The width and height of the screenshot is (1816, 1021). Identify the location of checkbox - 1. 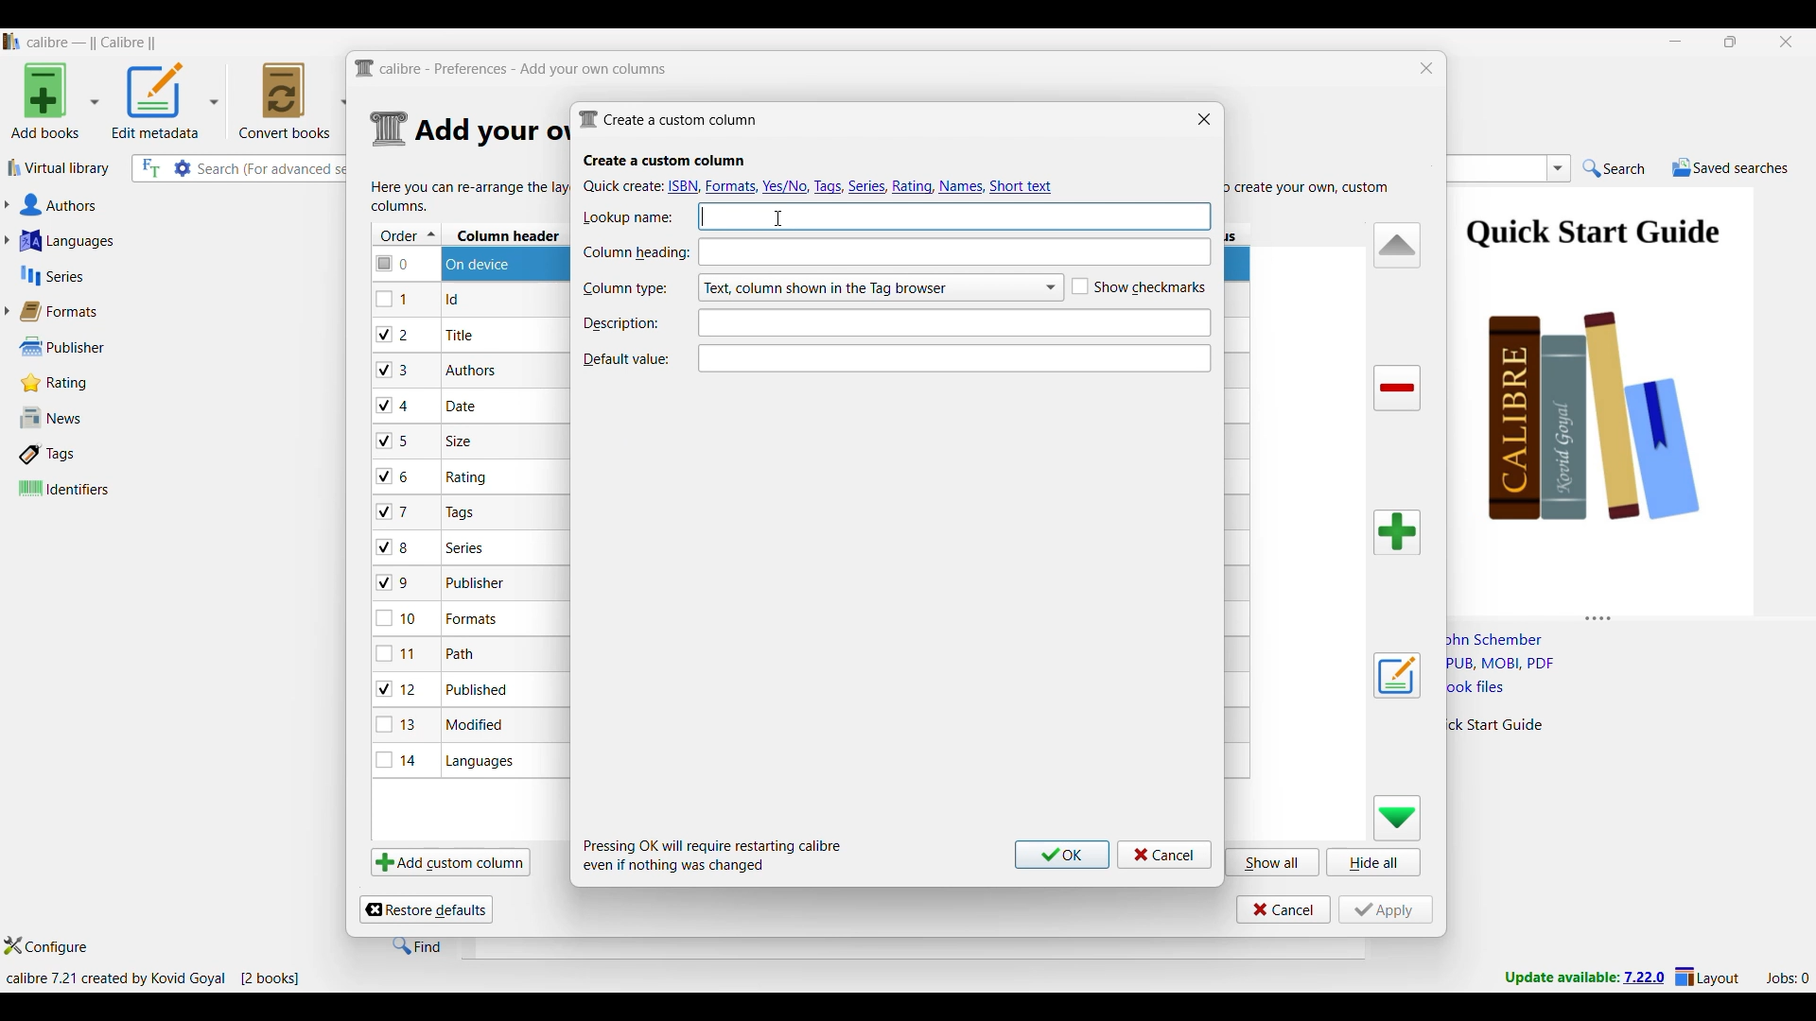
(394, 299).